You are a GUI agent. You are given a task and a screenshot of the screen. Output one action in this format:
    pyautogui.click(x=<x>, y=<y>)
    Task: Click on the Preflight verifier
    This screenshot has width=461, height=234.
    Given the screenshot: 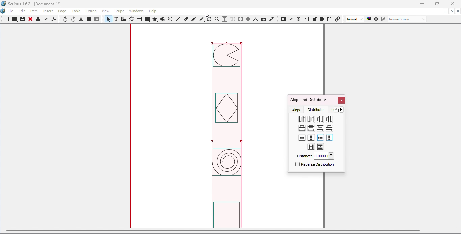 What is the action you would take?
    pyautogui.click(x=46, y=20)
    